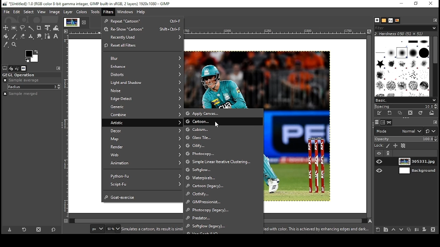 This screenshot has width=440, height=247. What do you see at coordinates (125, 12) in the screenshot?
I see `windows` at bounding box center [125, 12].